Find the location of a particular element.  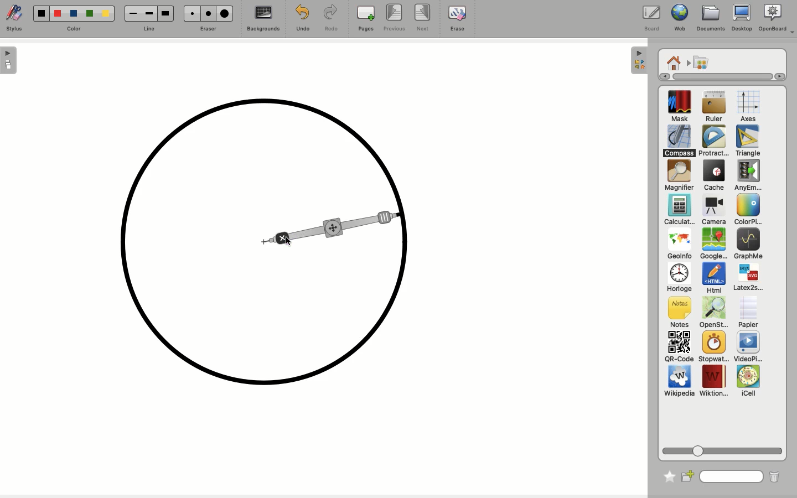

color is located at coordinates (74, 28).